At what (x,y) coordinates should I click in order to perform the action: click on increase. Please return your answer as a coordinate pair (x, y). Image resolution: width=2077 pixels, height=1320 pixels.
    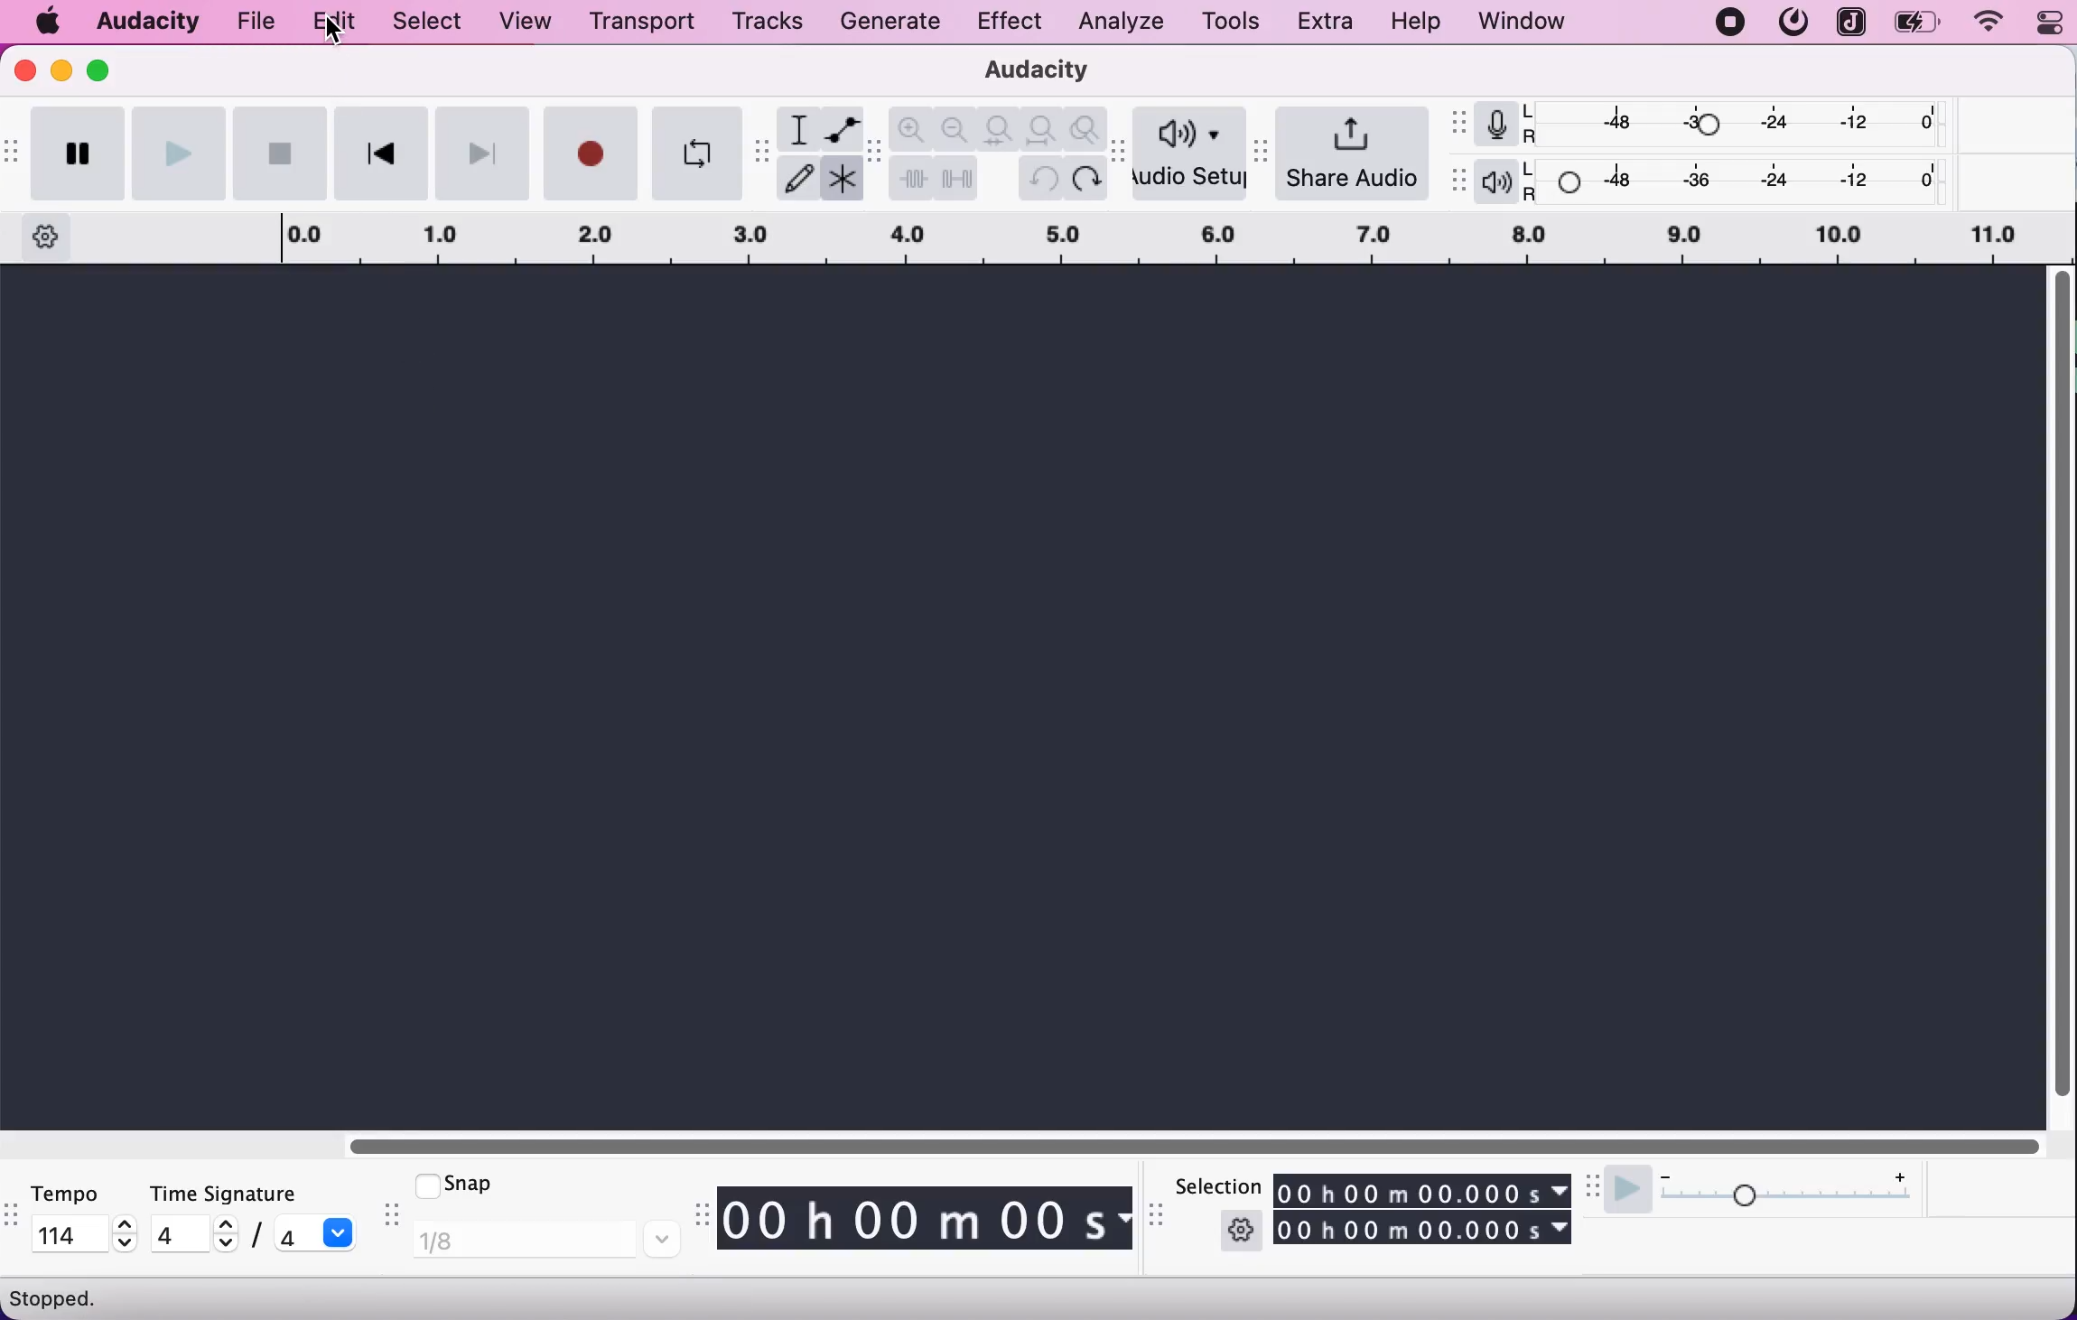
    Looking at the image, I should click on (126, 1224).